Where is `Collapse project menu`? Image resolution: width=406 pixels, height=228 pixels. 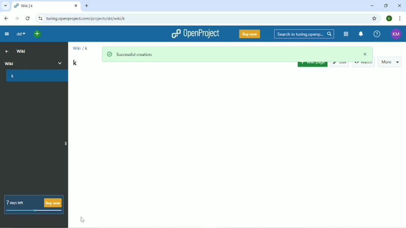 Collapse project menu is located at coordinates (6, 35).